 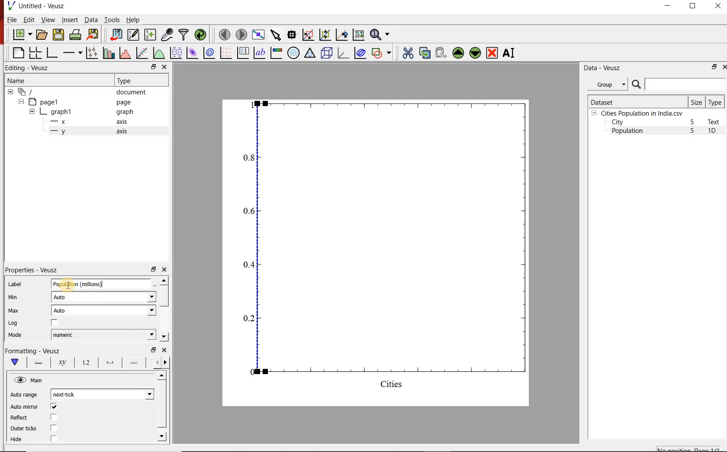 What do you see at coordinates (162, 362) in the screenshot?
I see `Grid lines` at bounding box center [162, 362].